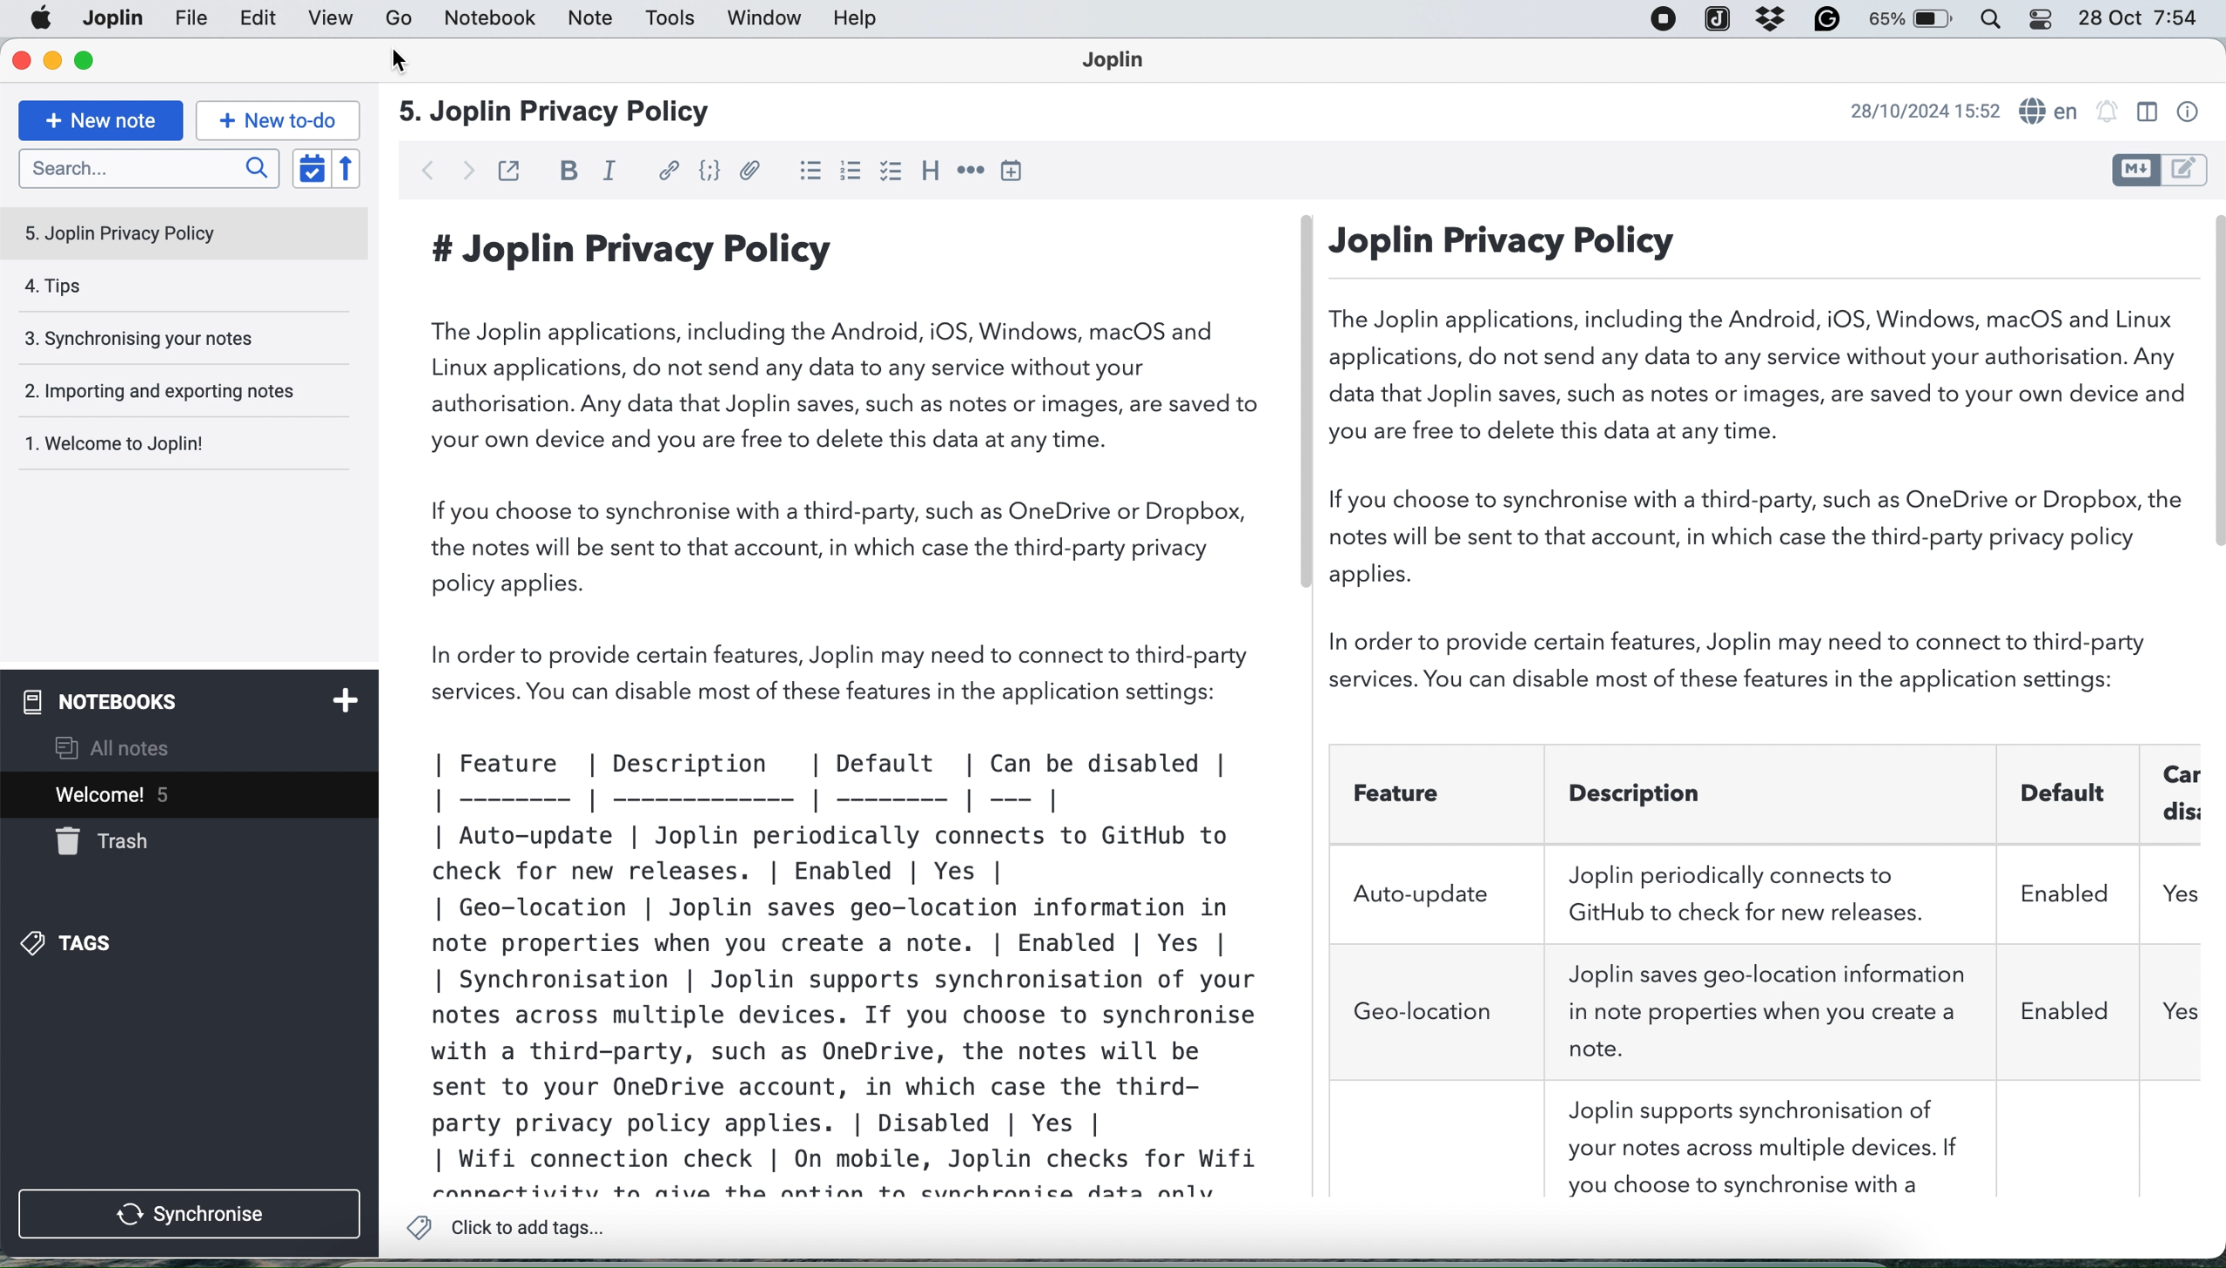 This screenshot has width=2226, height=1268. I want to click on go, so click(401, 18).